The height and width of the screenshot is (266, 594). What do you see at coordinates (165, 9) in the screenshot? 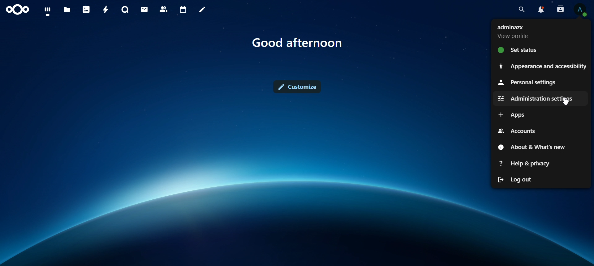
I see `contacts` at bounding box center [165, 9].